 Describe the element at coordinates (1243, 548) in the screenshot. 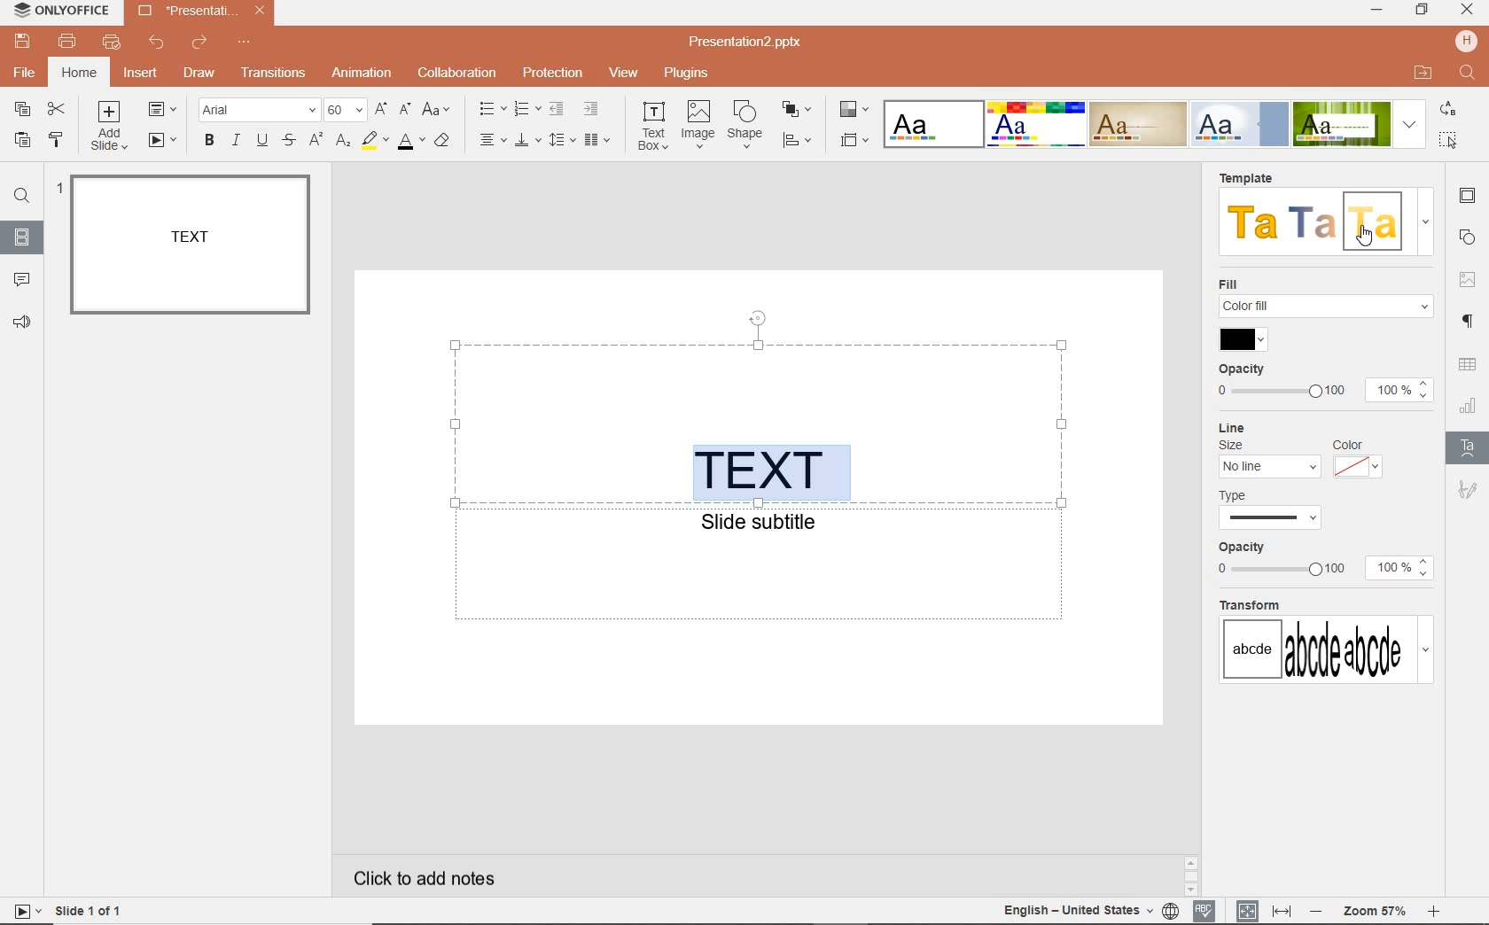

I see `opacity` at that location.